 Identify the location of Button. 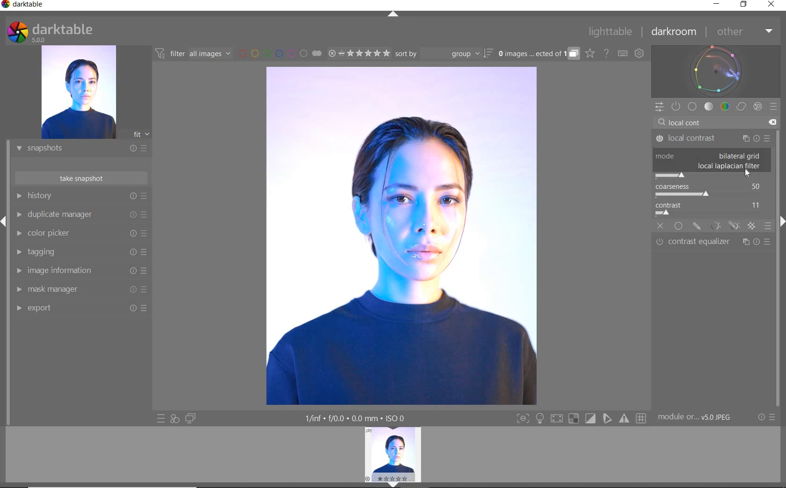
(574, 419).